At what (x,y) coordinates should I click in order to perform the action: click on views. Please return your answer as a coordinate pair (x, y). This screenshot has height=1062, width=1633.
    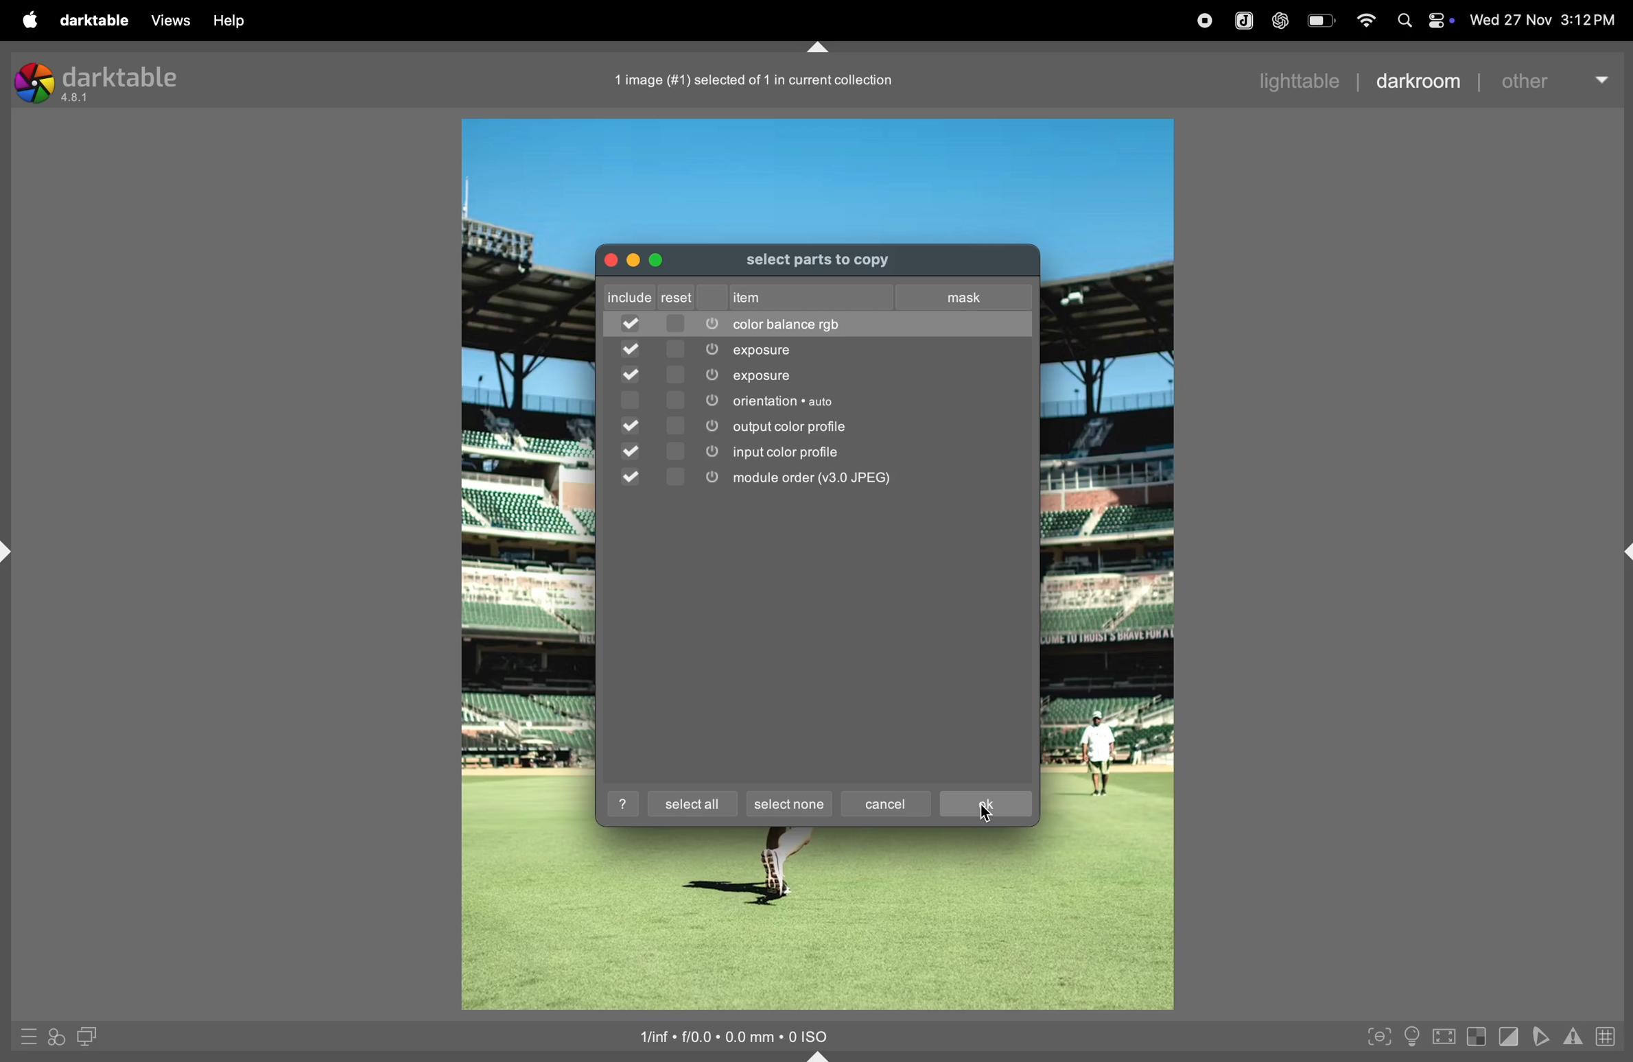
    Looking at the image, I should click on (169, 21).